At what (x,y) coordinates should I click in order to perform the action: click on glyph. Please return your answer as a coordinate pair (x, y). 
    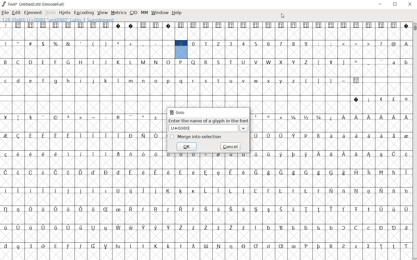
    Looking at the image, I should click on (43, 172).